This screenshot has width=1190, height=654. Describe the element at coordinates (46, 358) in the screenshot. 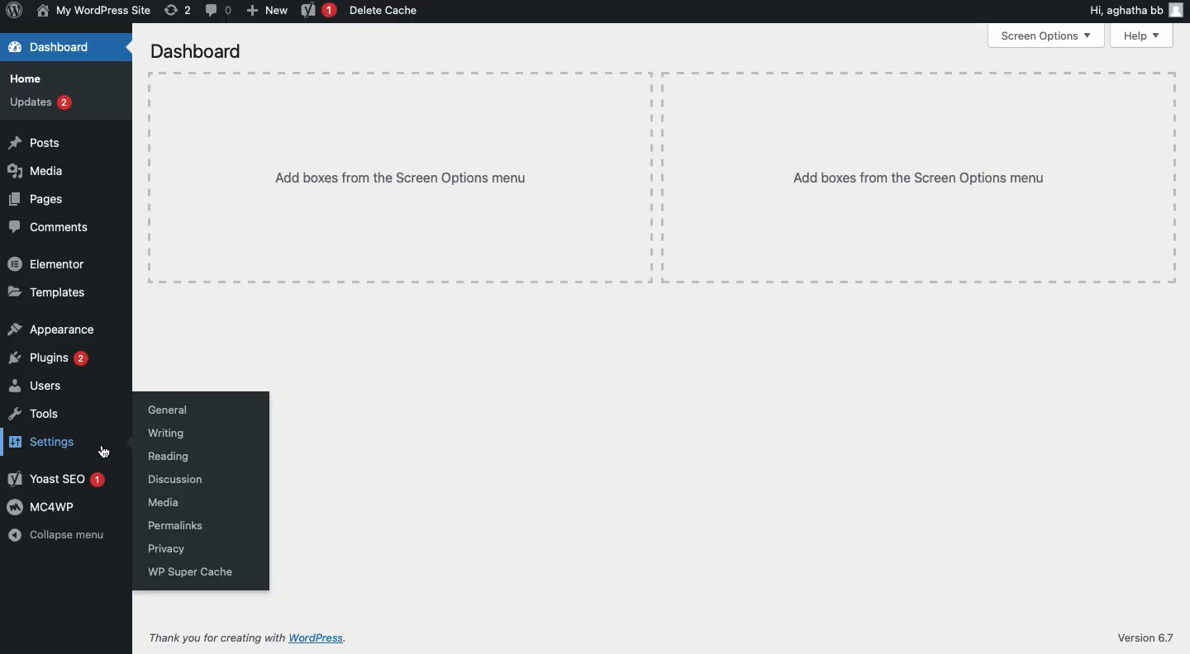

I see `Plugins` at that location.